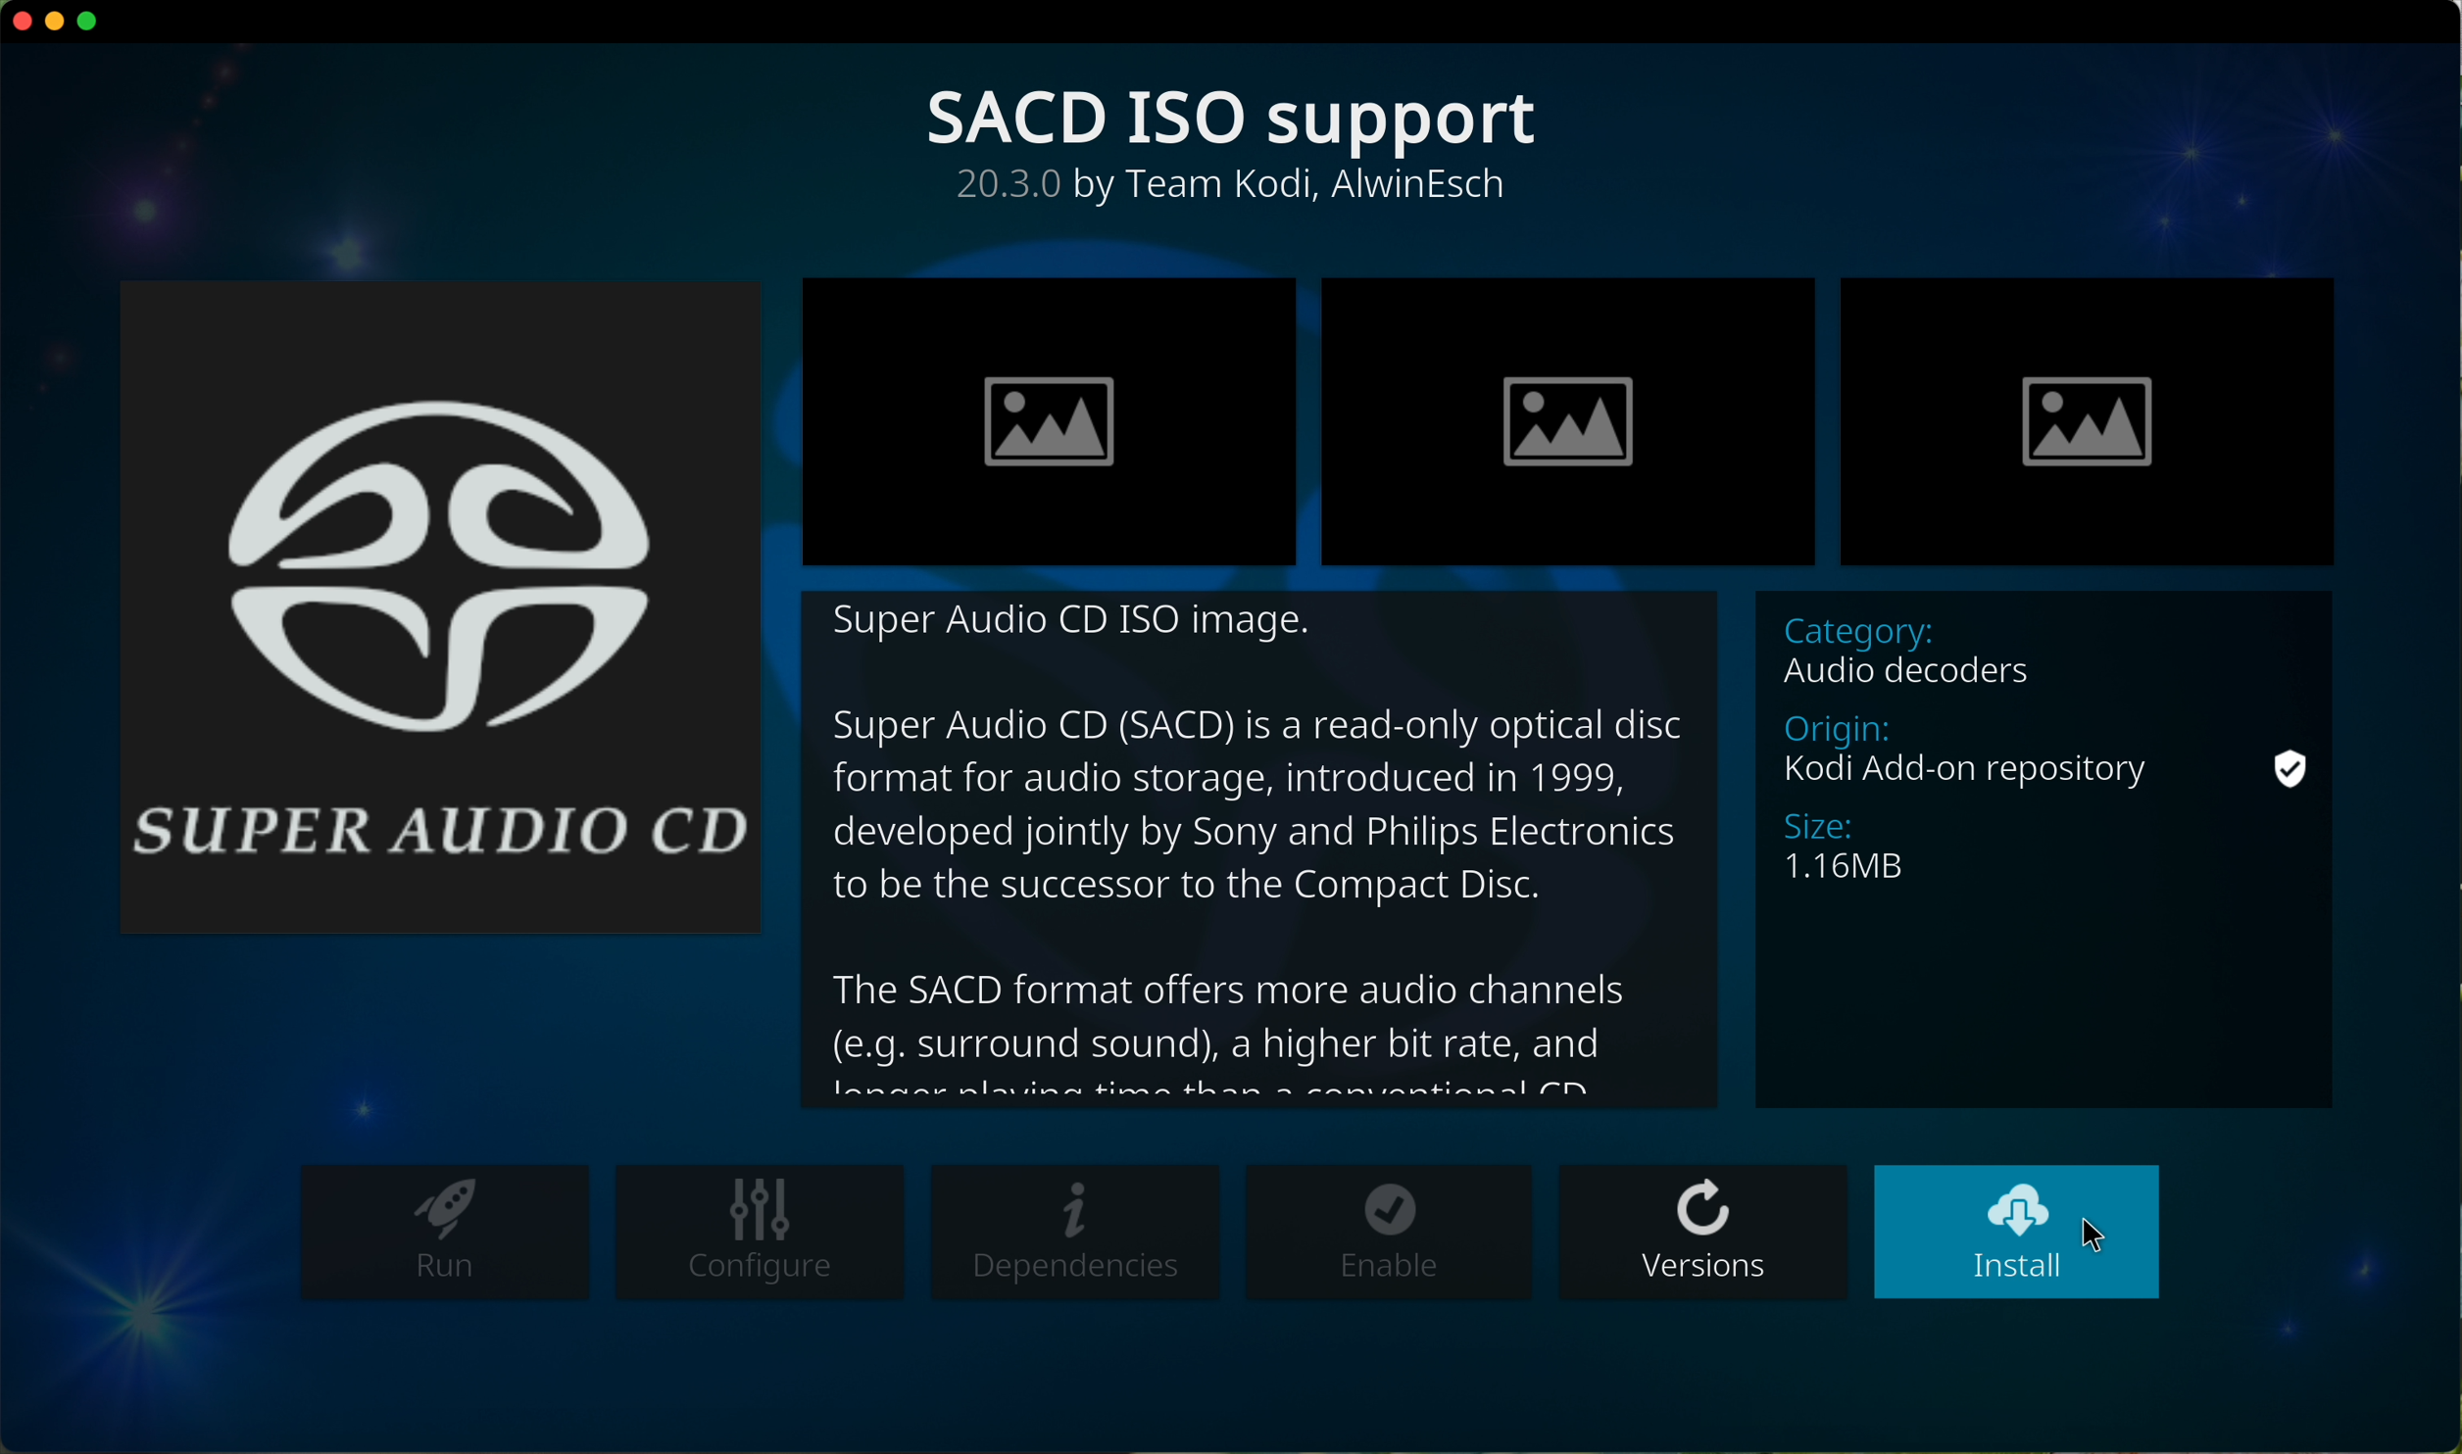 The height and width of the screenshot is (1454, 2462). What do you see at coordinates (1078, 1235) in the screenshot?
I see `dependencies` at bounding box center [1078, 1235].